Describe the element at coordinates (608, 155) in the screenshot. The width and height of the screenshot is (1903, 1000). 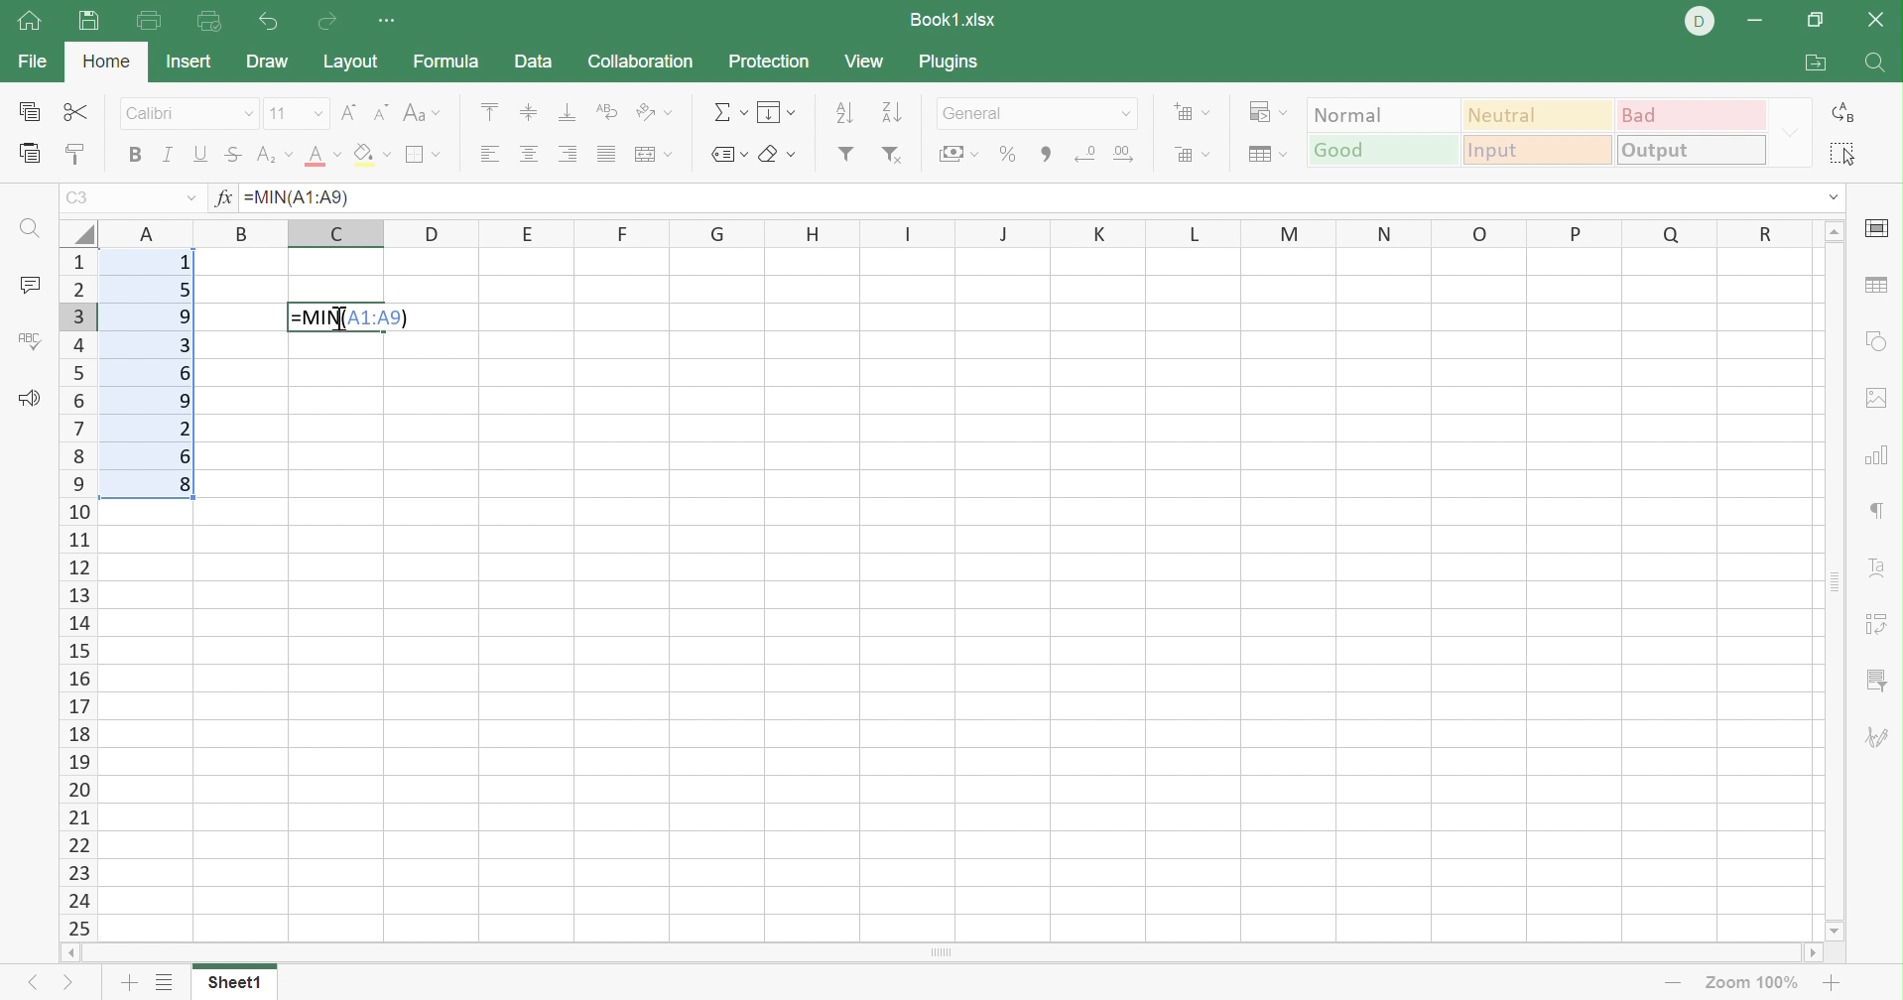
I see `Justified` at that location.